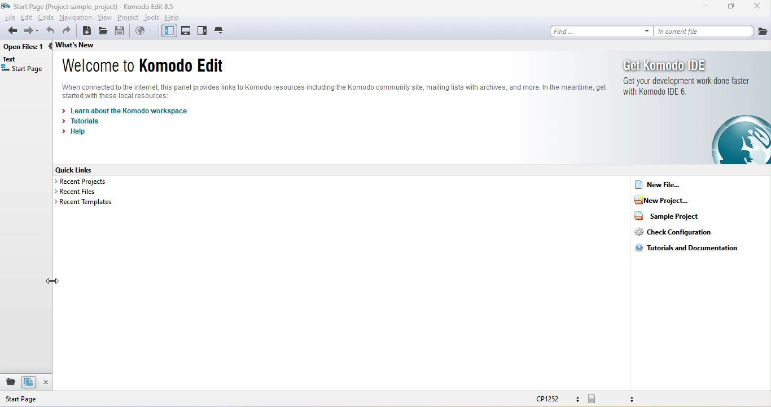 The height and width of the screenshot is (407, 771). I want to click on tools, so click(152, 17).